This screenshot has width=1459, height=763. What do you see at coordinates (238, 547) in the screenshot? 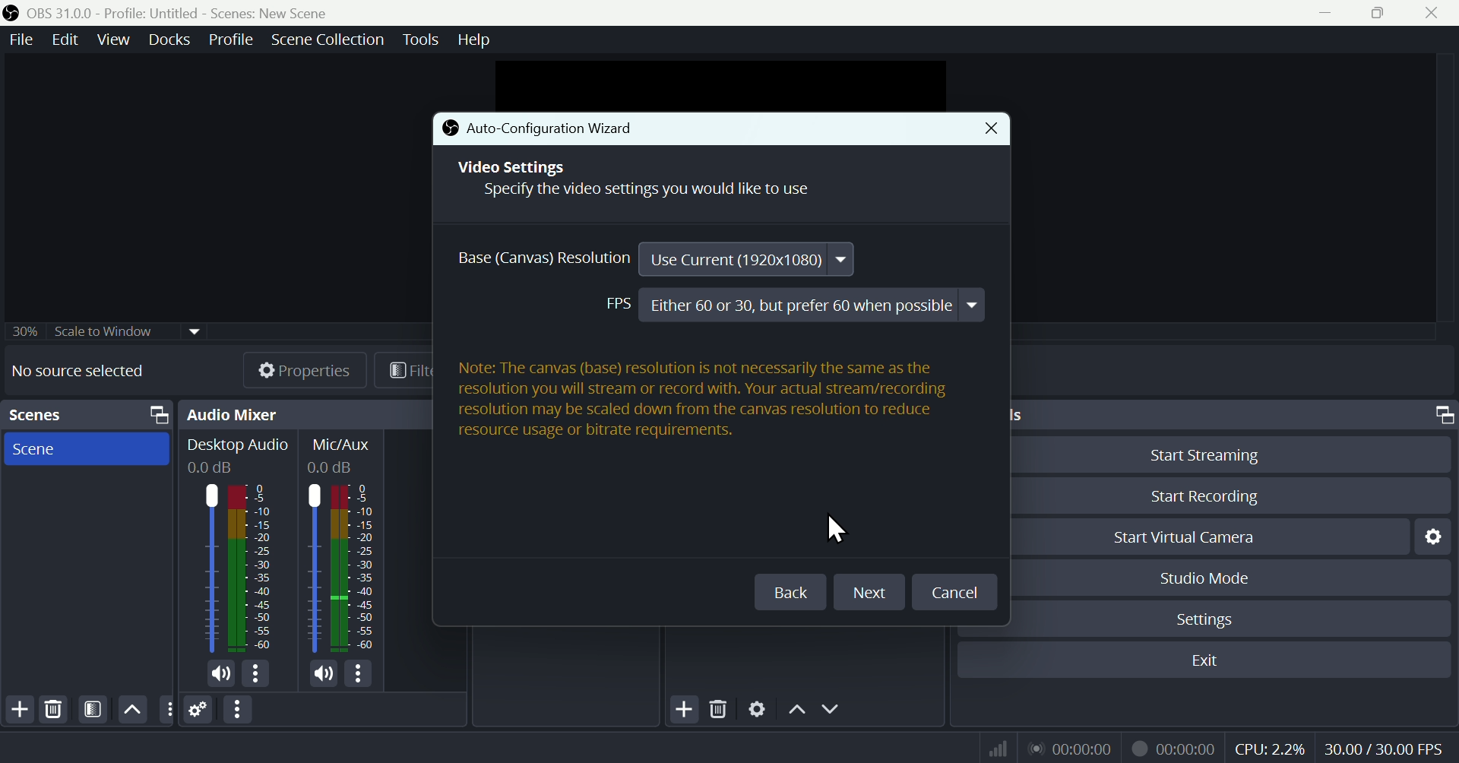
I see `Audio mixer` at bounding box center [238, 547].